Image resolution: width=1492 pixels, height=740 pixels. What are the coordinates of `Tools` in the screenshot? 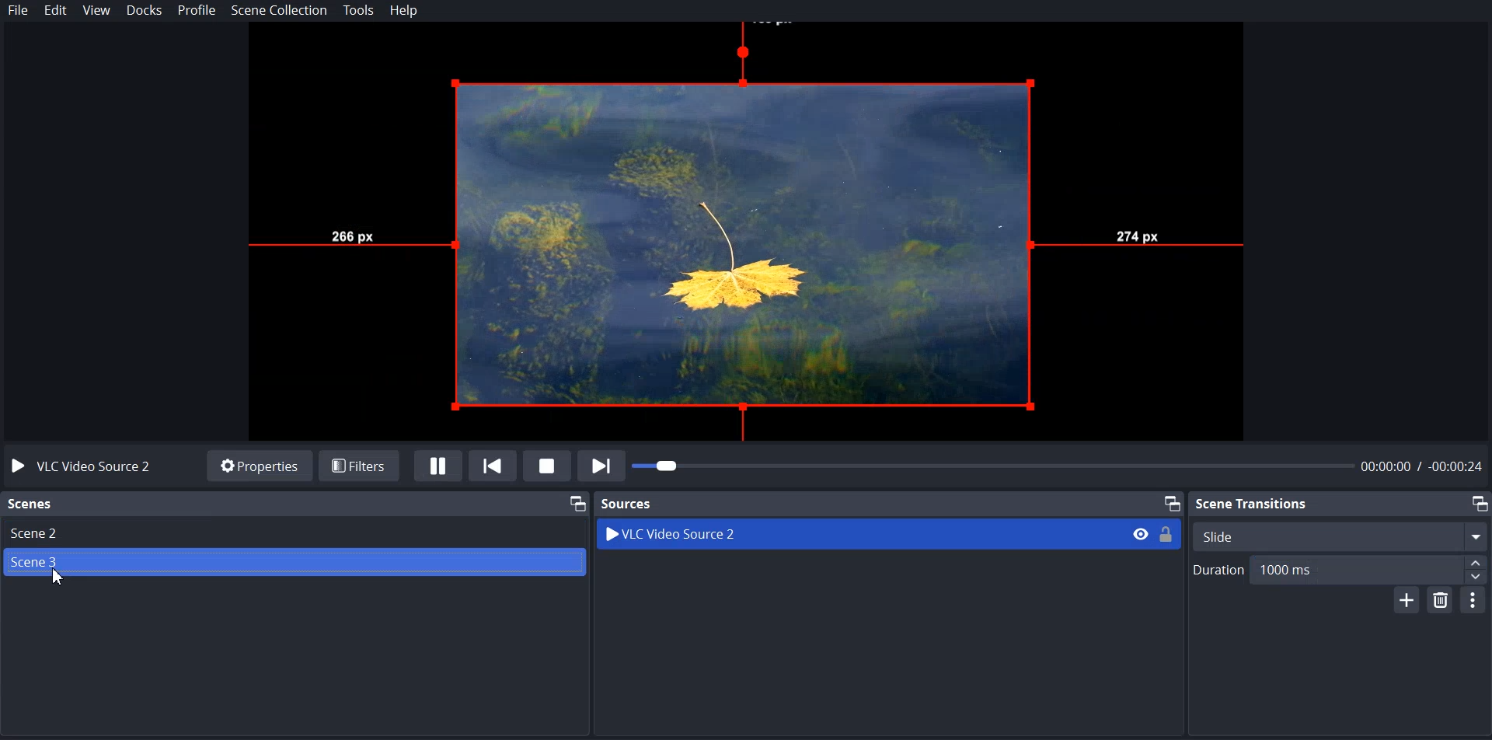 It's located at (359, 11).